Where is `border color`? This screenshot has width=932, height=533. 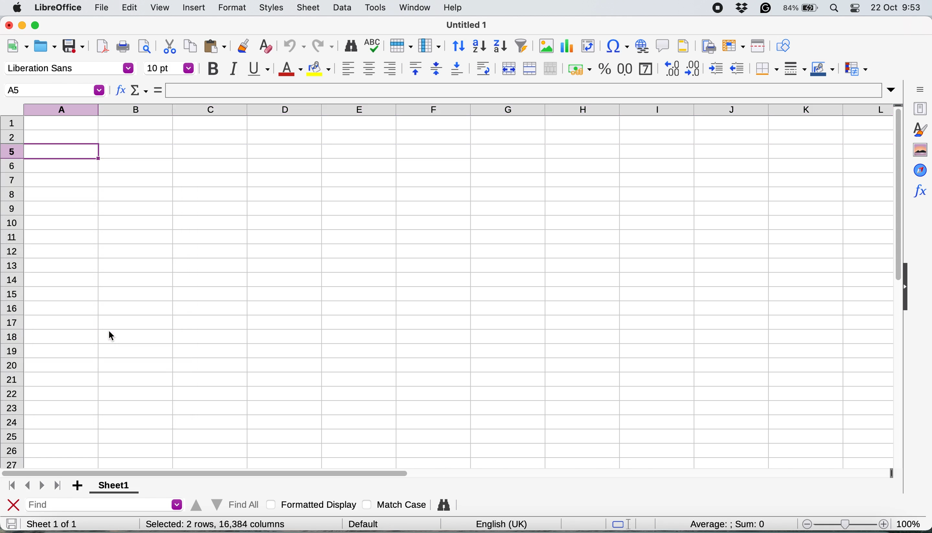 border color is located at coordinates (823, 70).